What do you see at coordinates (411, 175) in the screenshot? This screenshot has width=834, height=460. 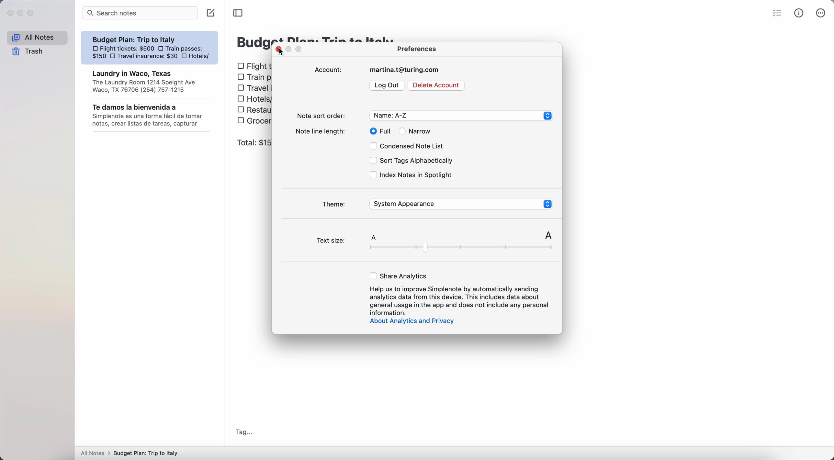 I see `index notes in spotlight` at bounding box center [411, 175].